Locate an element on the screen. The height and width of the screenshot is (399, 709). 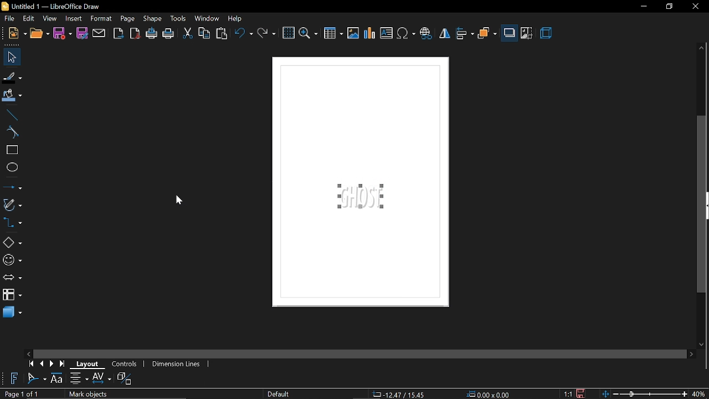
copy is located at coordinates (205, 33).